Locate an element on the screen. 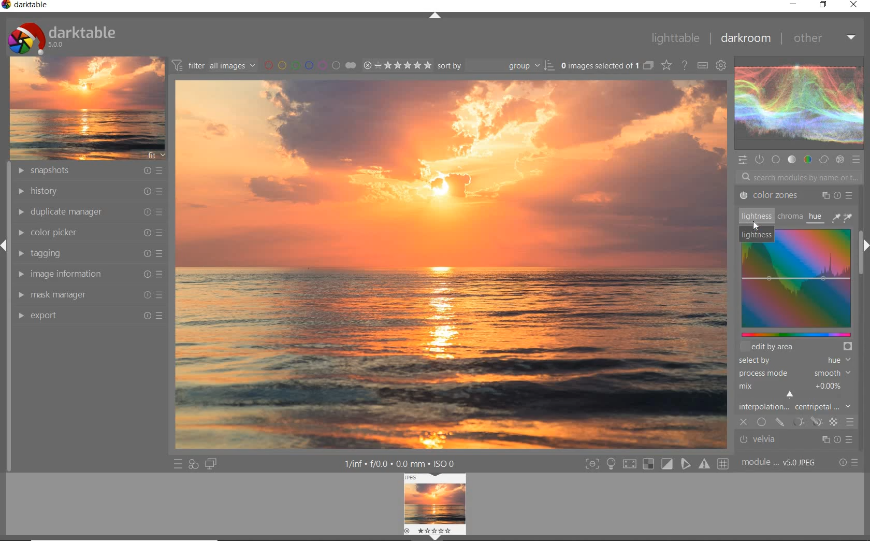  MASK MANAGER is located at coordinates (89, 294).